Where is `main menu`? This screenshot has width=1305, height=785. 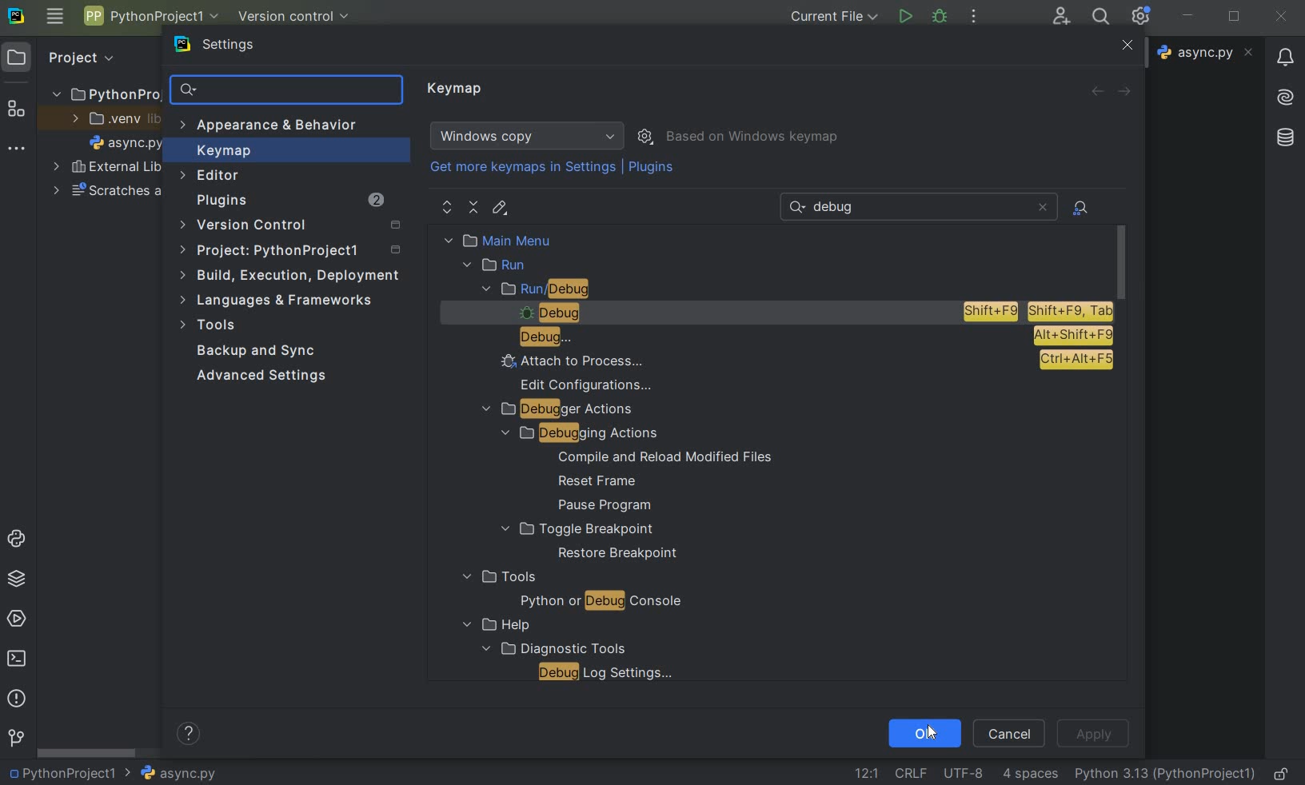
main menu is located at coordinates (533, 240).